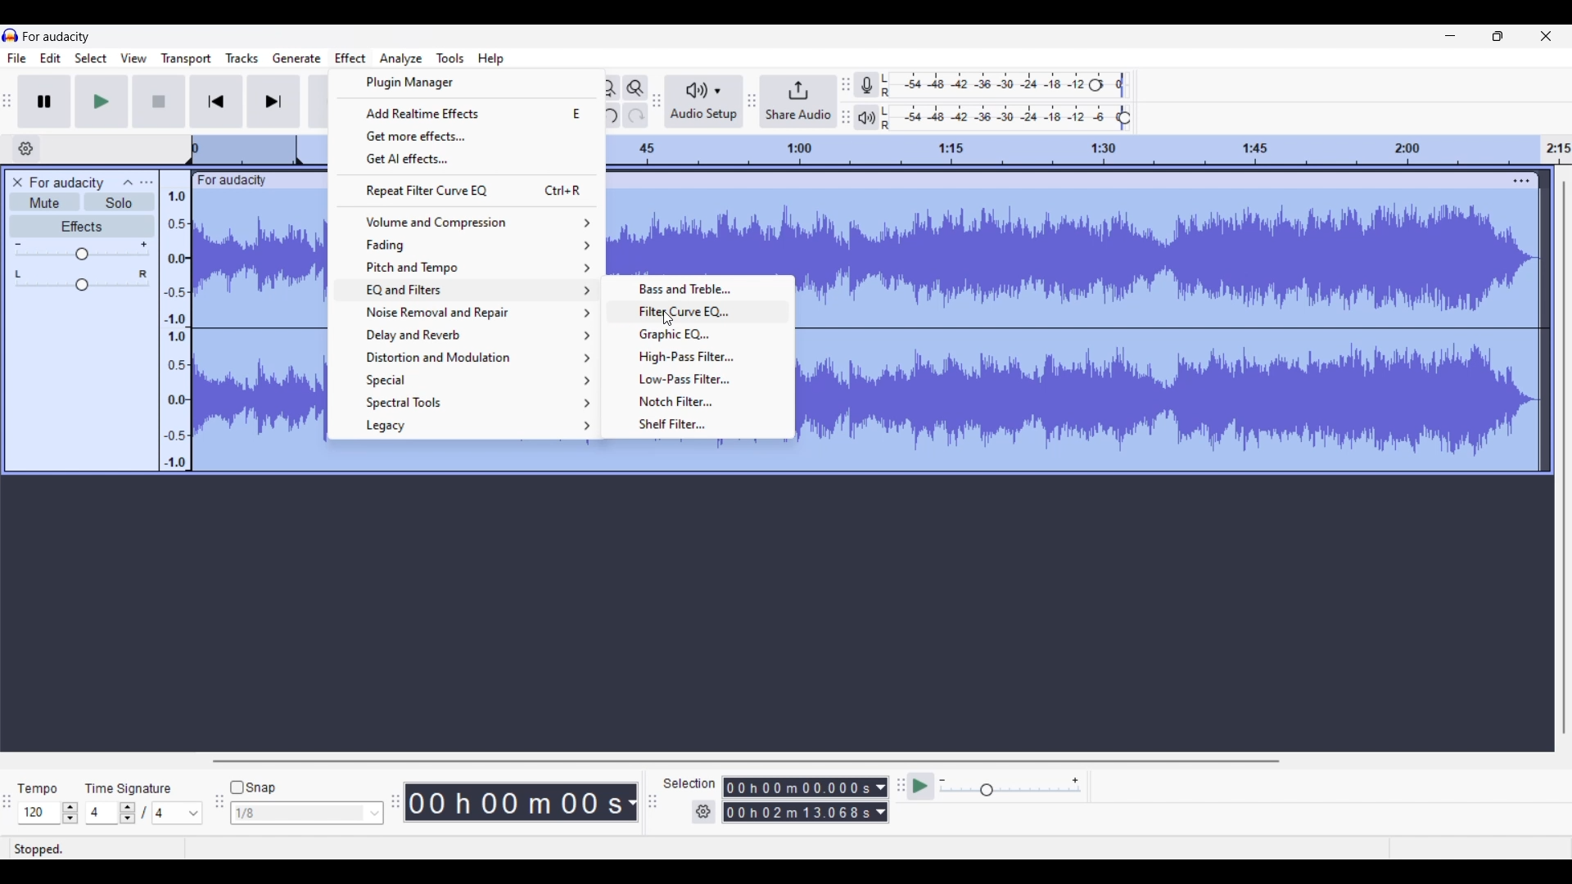 The width and height of the screenshot is (1572, 884). Describe the element at coordinates (174, 320) in the screenshot. I see `Scale to measure audio` at that location.